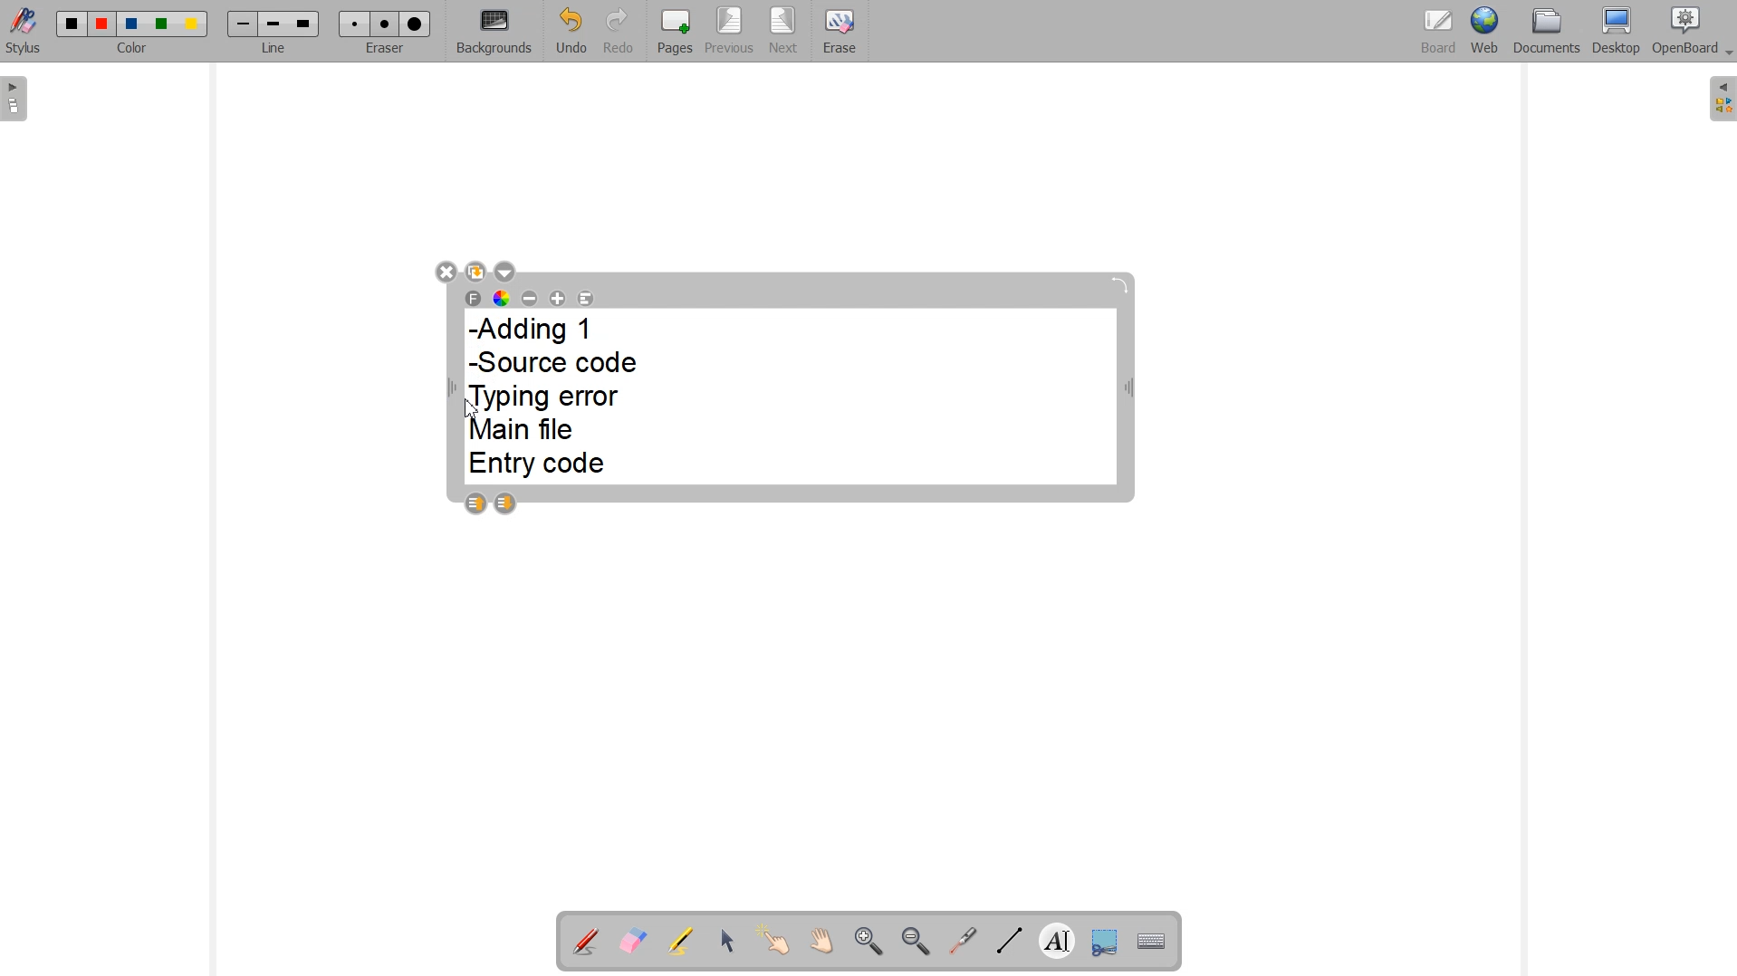 The width and height of the screenshot is (1737, 976). Describe the element at coordinates (474, 298) in the screenshot. I see `Select font` at that location.